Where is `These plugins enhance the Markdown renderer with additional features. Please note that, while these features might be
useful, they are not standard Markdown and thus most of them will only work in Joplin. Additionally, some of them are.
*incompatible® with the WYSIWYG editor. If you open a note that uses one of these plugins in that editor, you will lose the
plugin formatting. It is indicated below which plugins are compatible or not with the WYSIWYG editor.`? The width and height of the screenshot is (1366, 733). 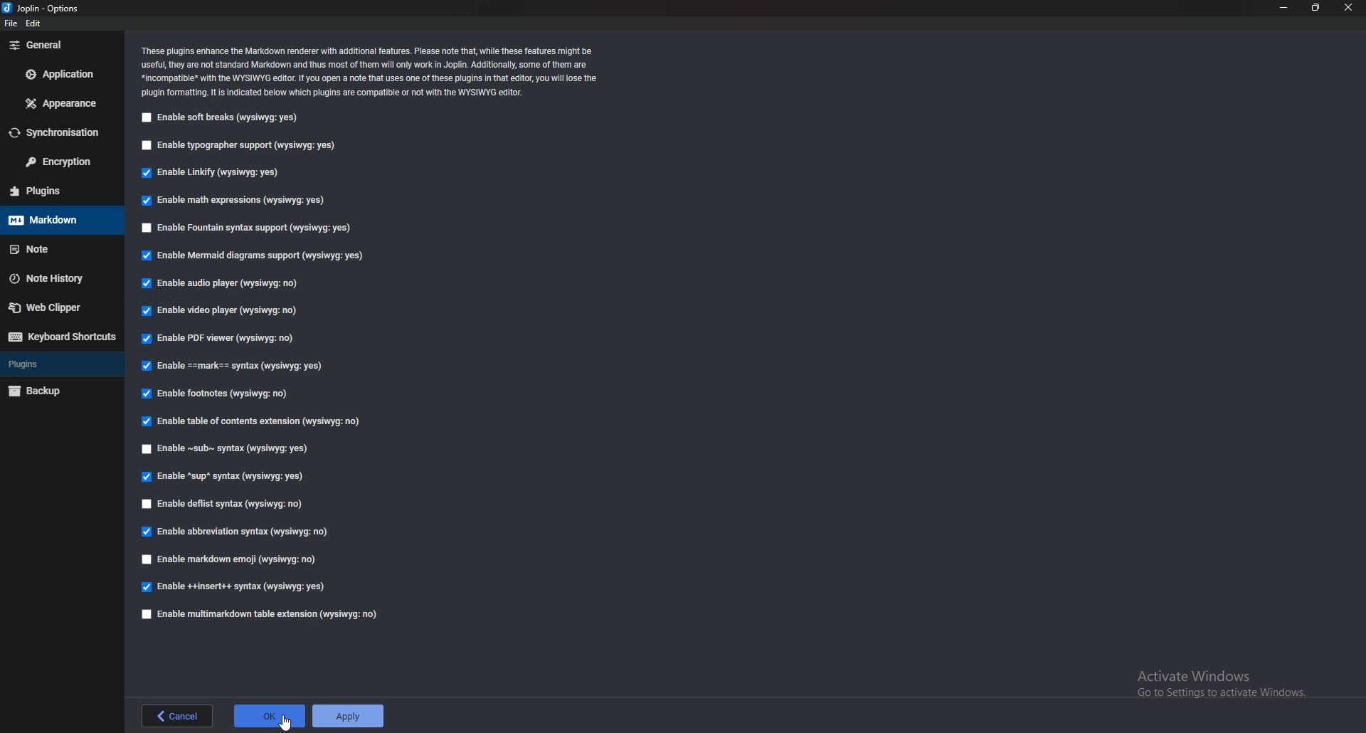
These plugins enhance the Markdown renderer with additional features. Please note that, while these features might be
useful, they are not standard Markdown and thus most of them will only work in Joplin. Additionally, some of them are.
*incompatible® with the WYSIWYG editor. If you open a note that uses one of these plugins in that editor, you will lose the
plugin formatting. It is indicated below which plugins are compatible or not with the WYSIWYG editor. is located at coordinates (369, 71).